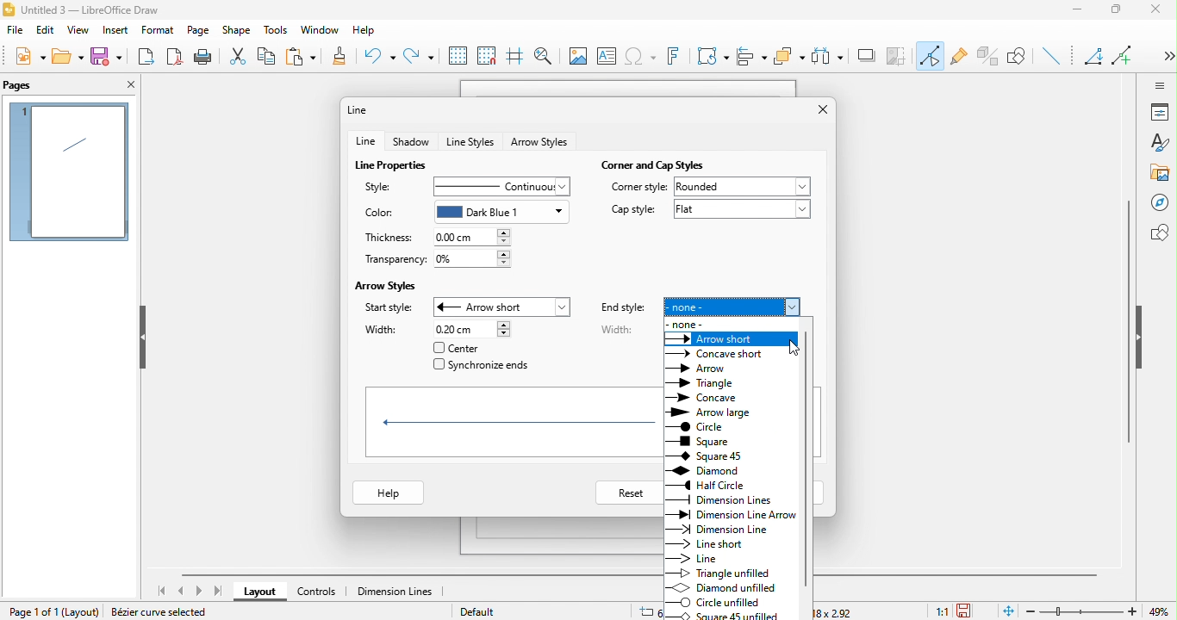  What do you see at coordinates (393, 237) in the screenshot?
I see `thickness` at bounding box center [393, 237].